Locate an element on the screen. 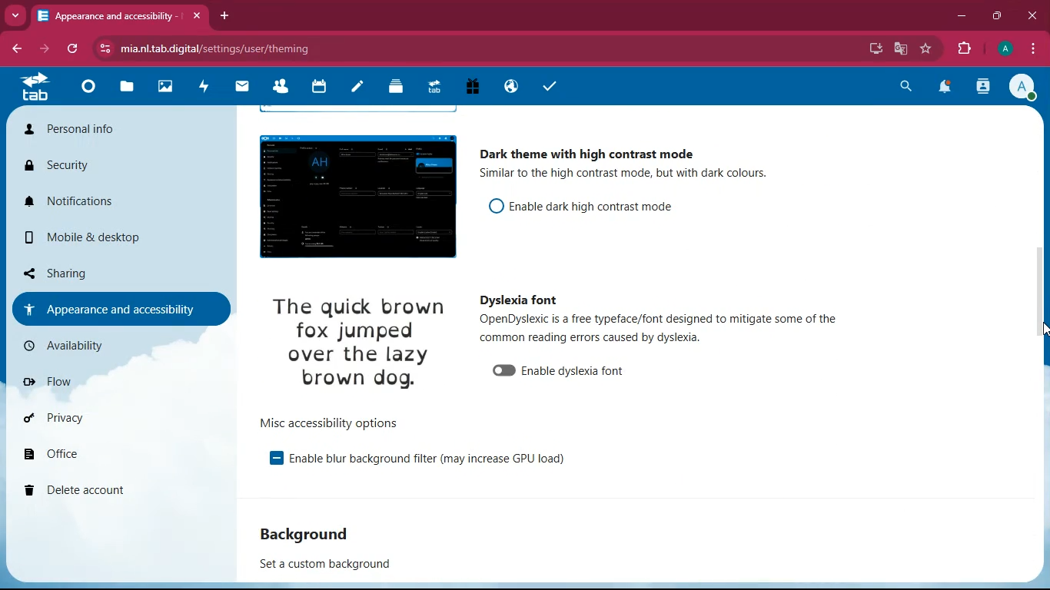 The height and width of the screenshot is (590, 1050). background is located at coordinates (308, 536).